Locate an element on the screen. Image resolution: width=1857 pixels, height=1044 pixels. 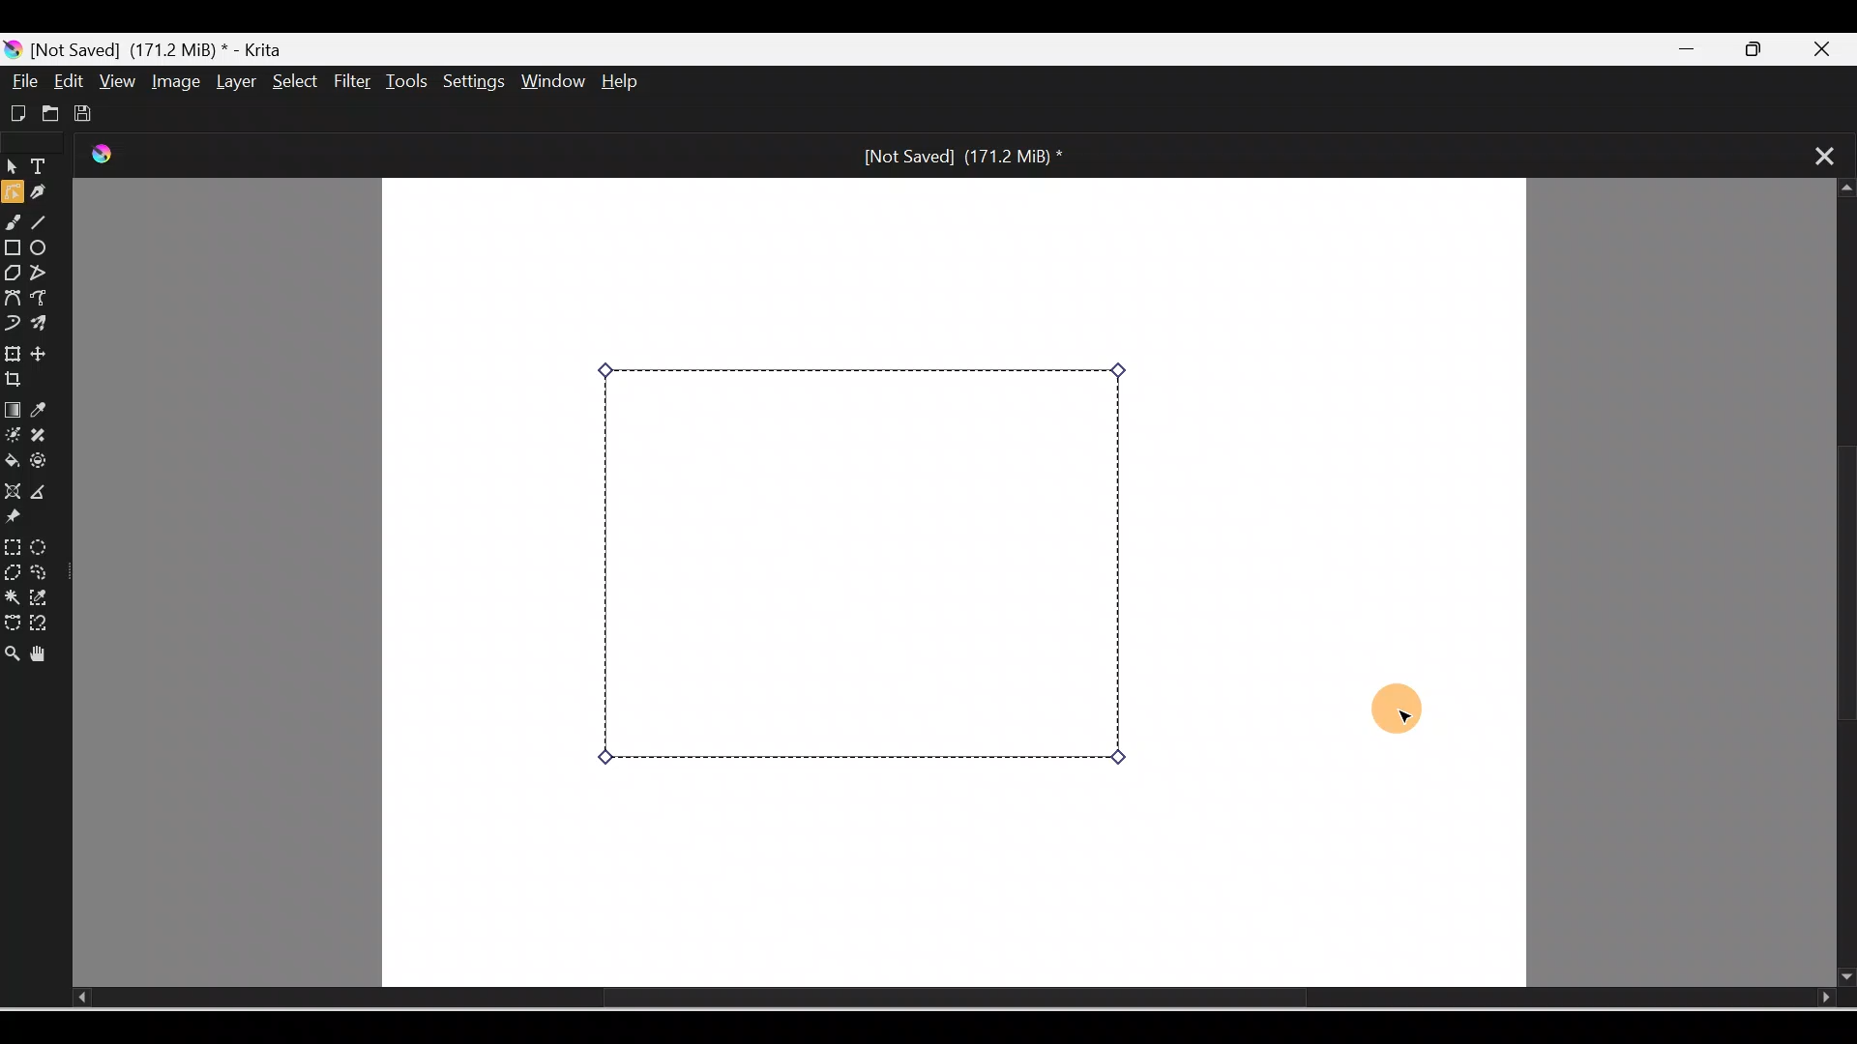
Assistant tool is located at coordinates (12, 491).